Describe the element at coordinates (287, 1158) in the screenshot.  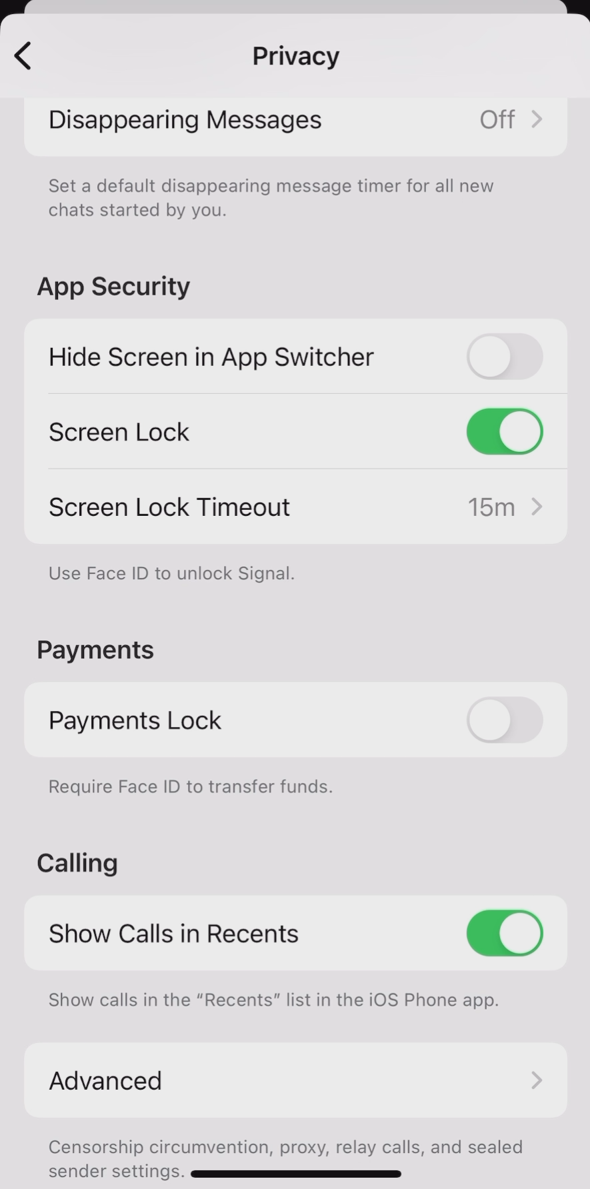
I see `information text` at that location.